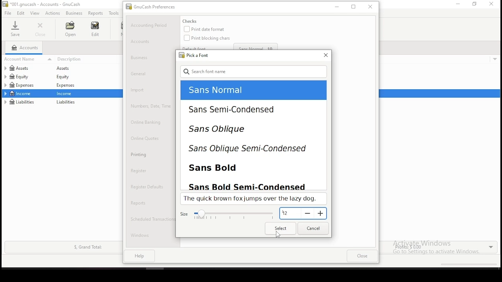 Image resolution: width=502 pixels, height=282 pixels. Describe the element at coordinates (234, 109) in the screenshot. I see `sans semi-condensed` at that location.